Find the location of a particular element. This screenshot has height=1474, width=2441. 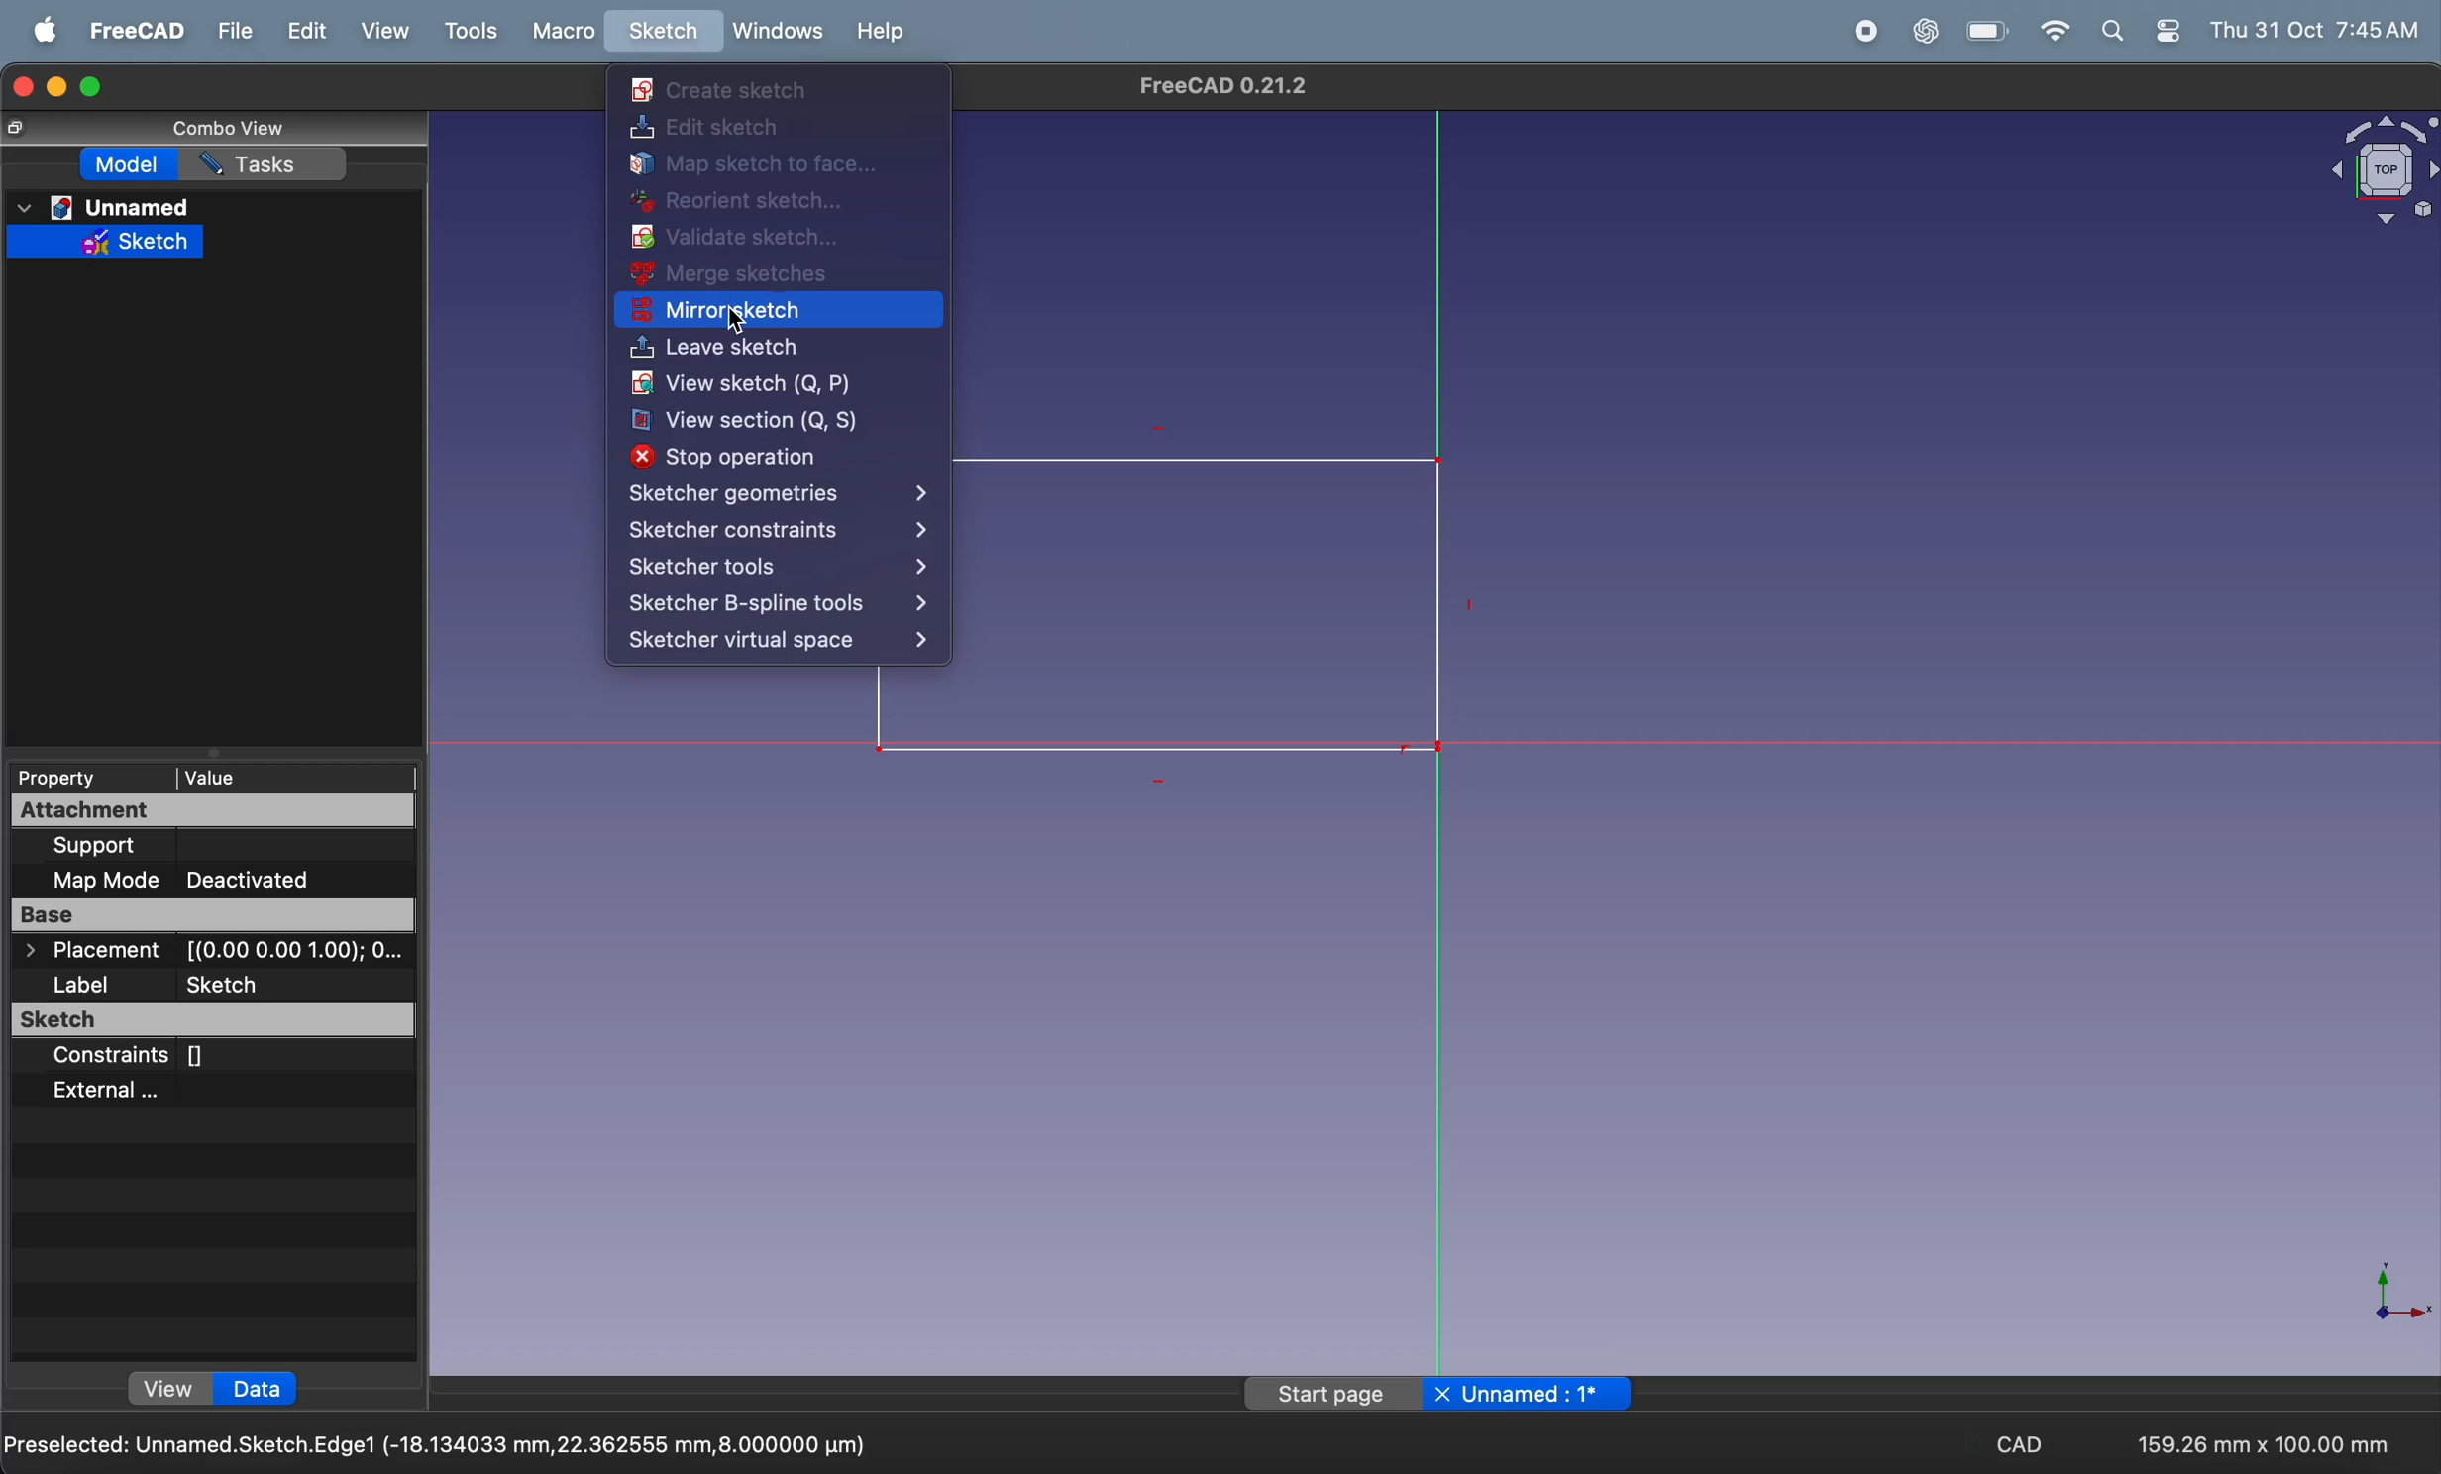

maximize is located at coordinates (95, 90).